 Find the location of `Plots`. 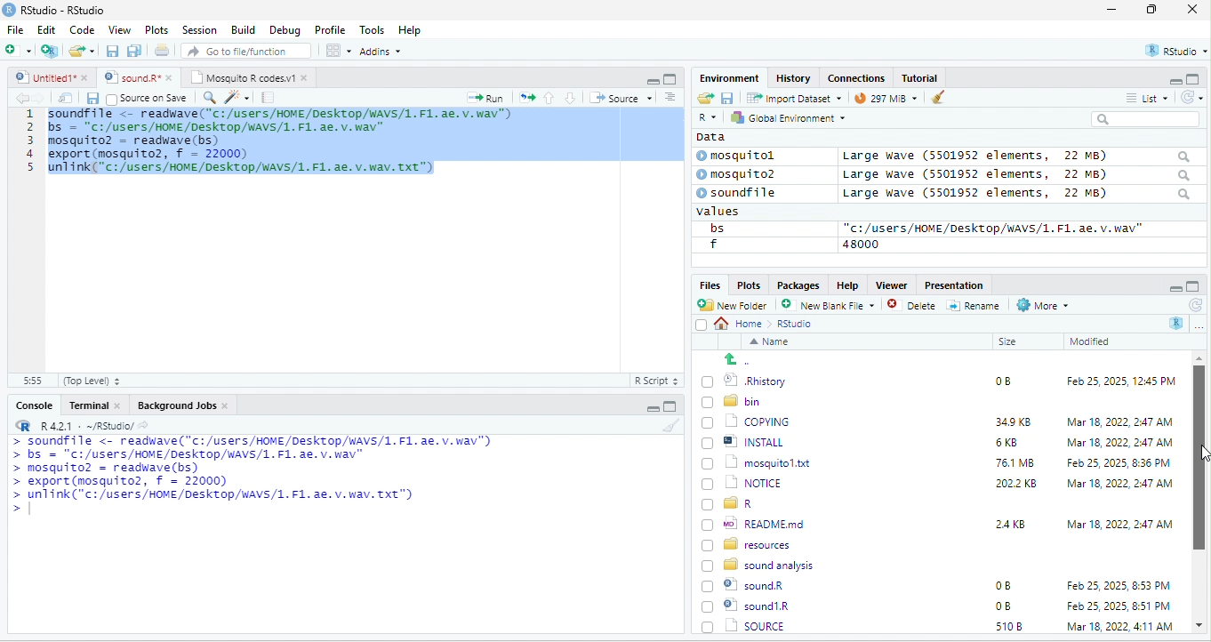

Plots is located at coordinates (157, 29).